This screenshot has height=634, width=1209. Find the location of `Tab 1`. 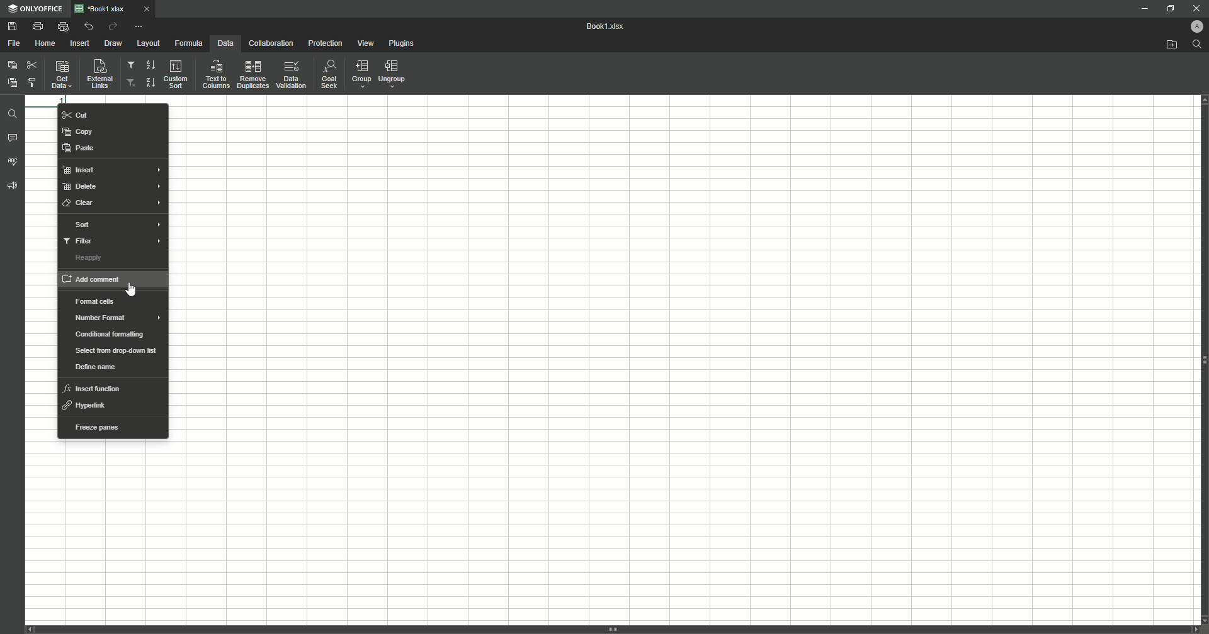

Tab 1 is located at coordinates (119, 9).